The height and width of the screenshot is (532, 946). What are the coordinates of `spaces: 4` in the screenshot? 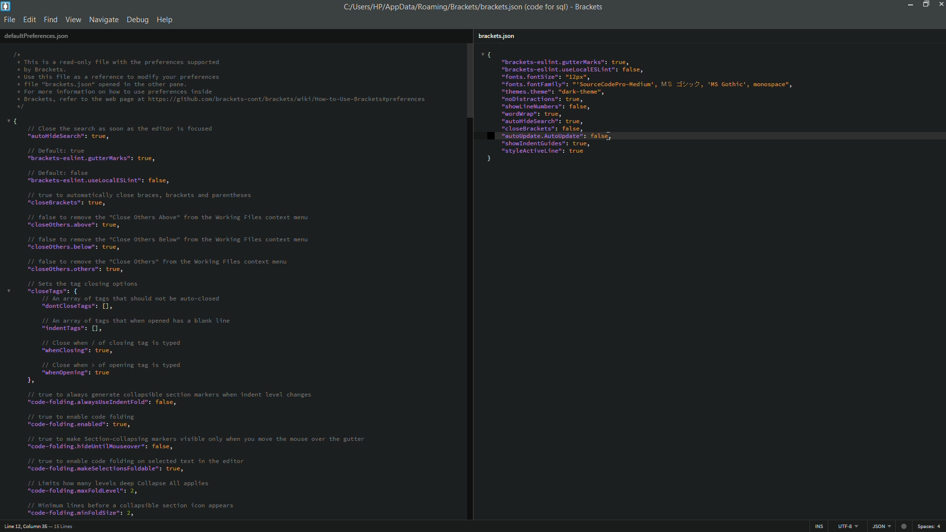 It's located at (930, 526).